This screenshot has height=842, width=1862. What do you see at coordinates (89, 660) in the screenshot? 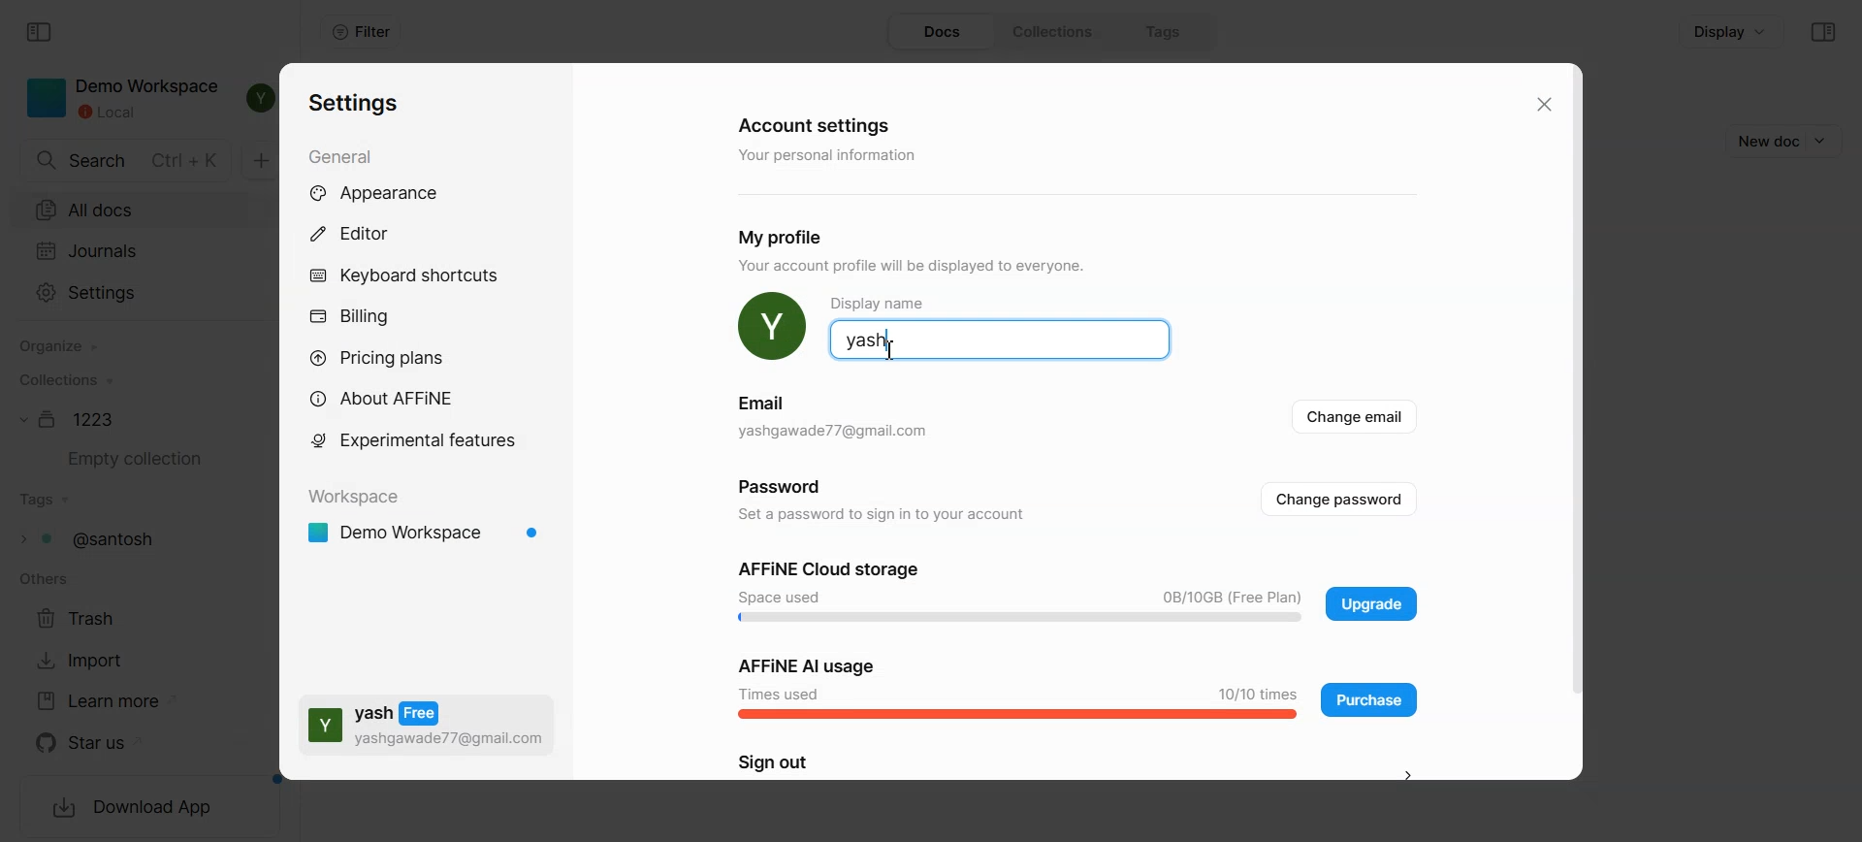
I see `Import` at bounding box center [89, 660].